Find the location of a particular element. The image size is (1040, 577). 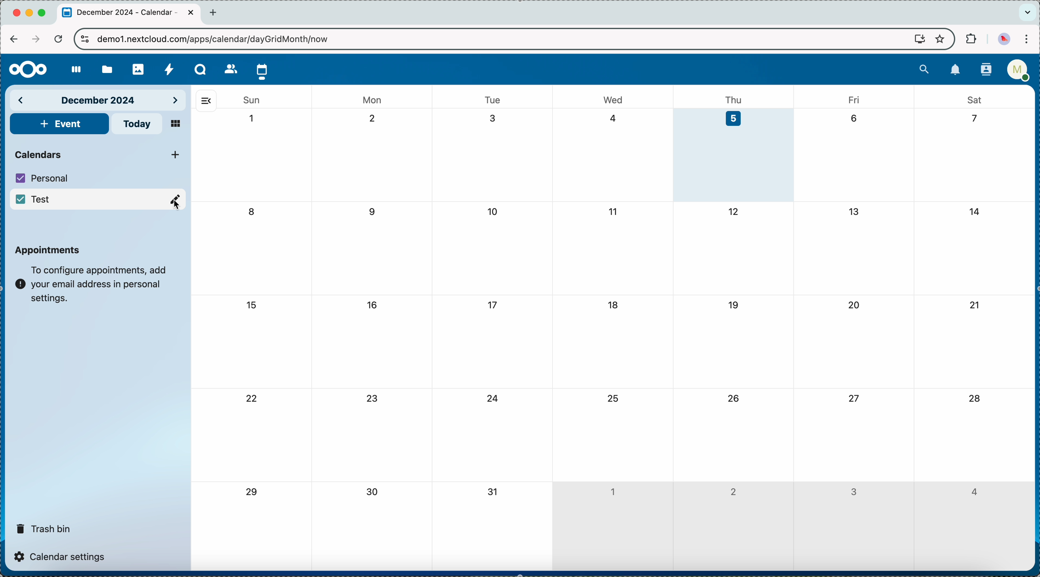

dashboard is located at coordinates (73, 70).